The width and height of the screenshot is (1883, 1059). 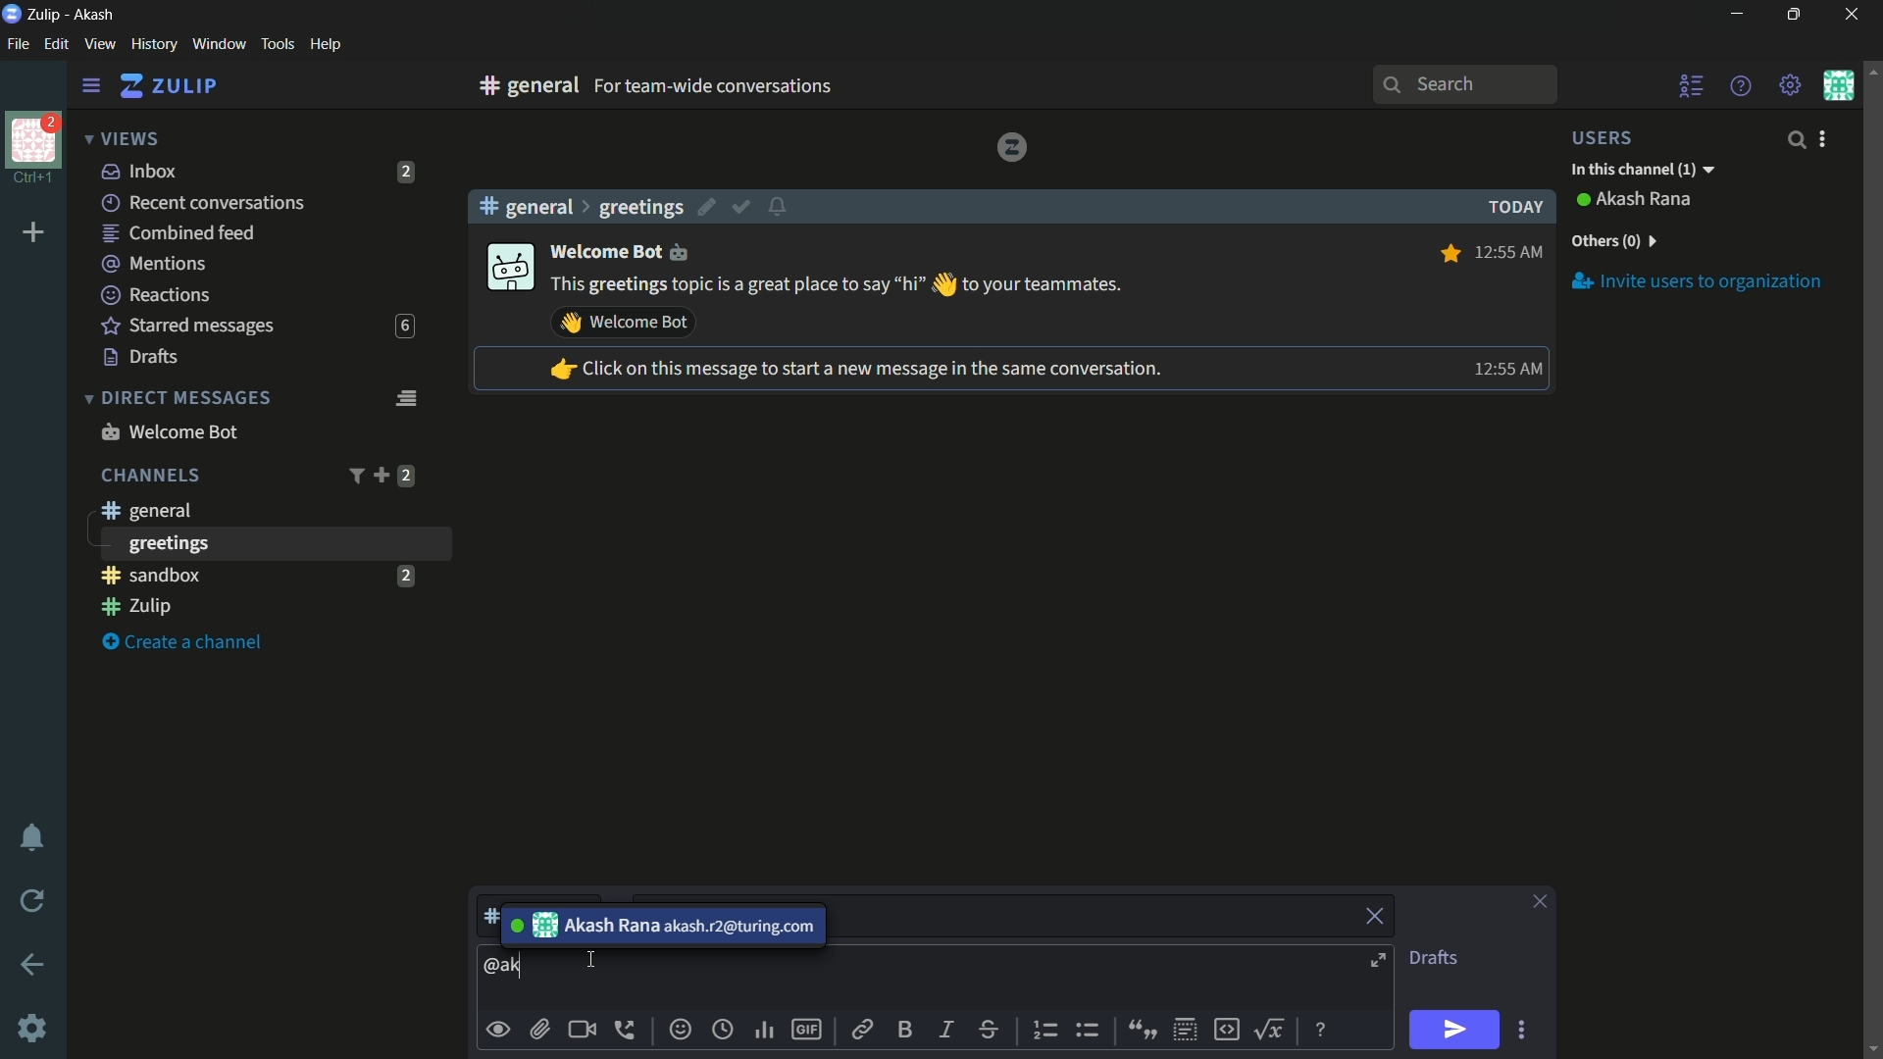 What do you see at coordinates (990, 1032) in the screenshot?
I see `strikethrough` at bounding box center [990, 1032].